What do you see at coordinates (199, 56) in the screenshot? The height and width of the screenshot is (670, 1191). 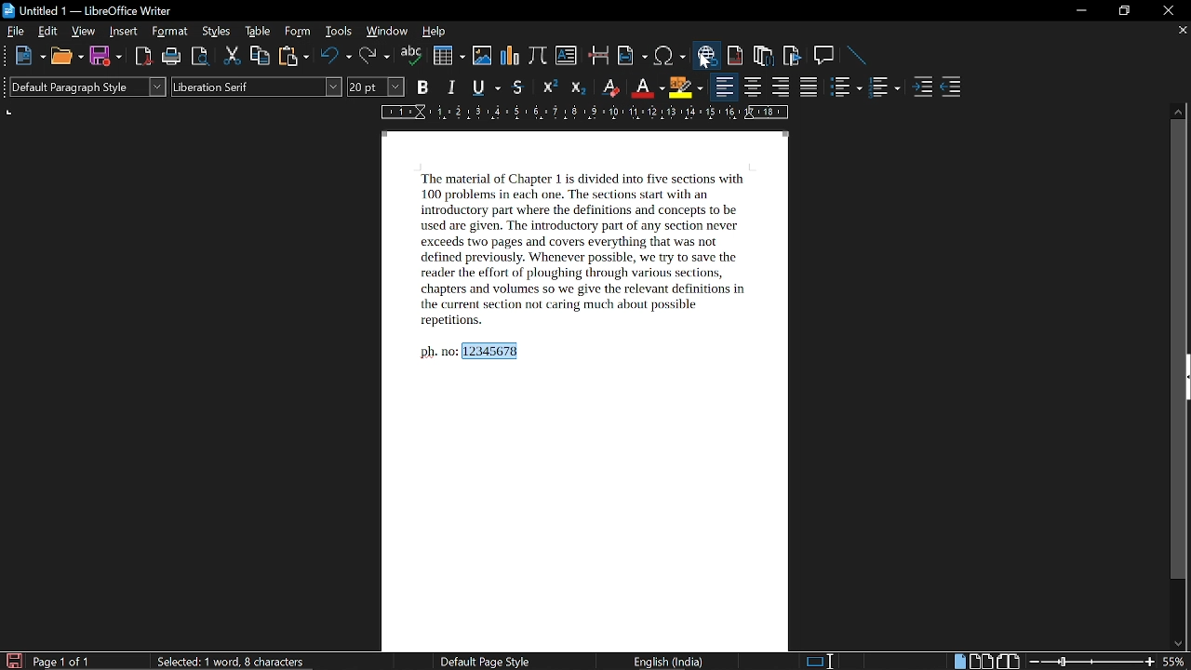 I see `toggle print preview` at bounding box center [199, 56].